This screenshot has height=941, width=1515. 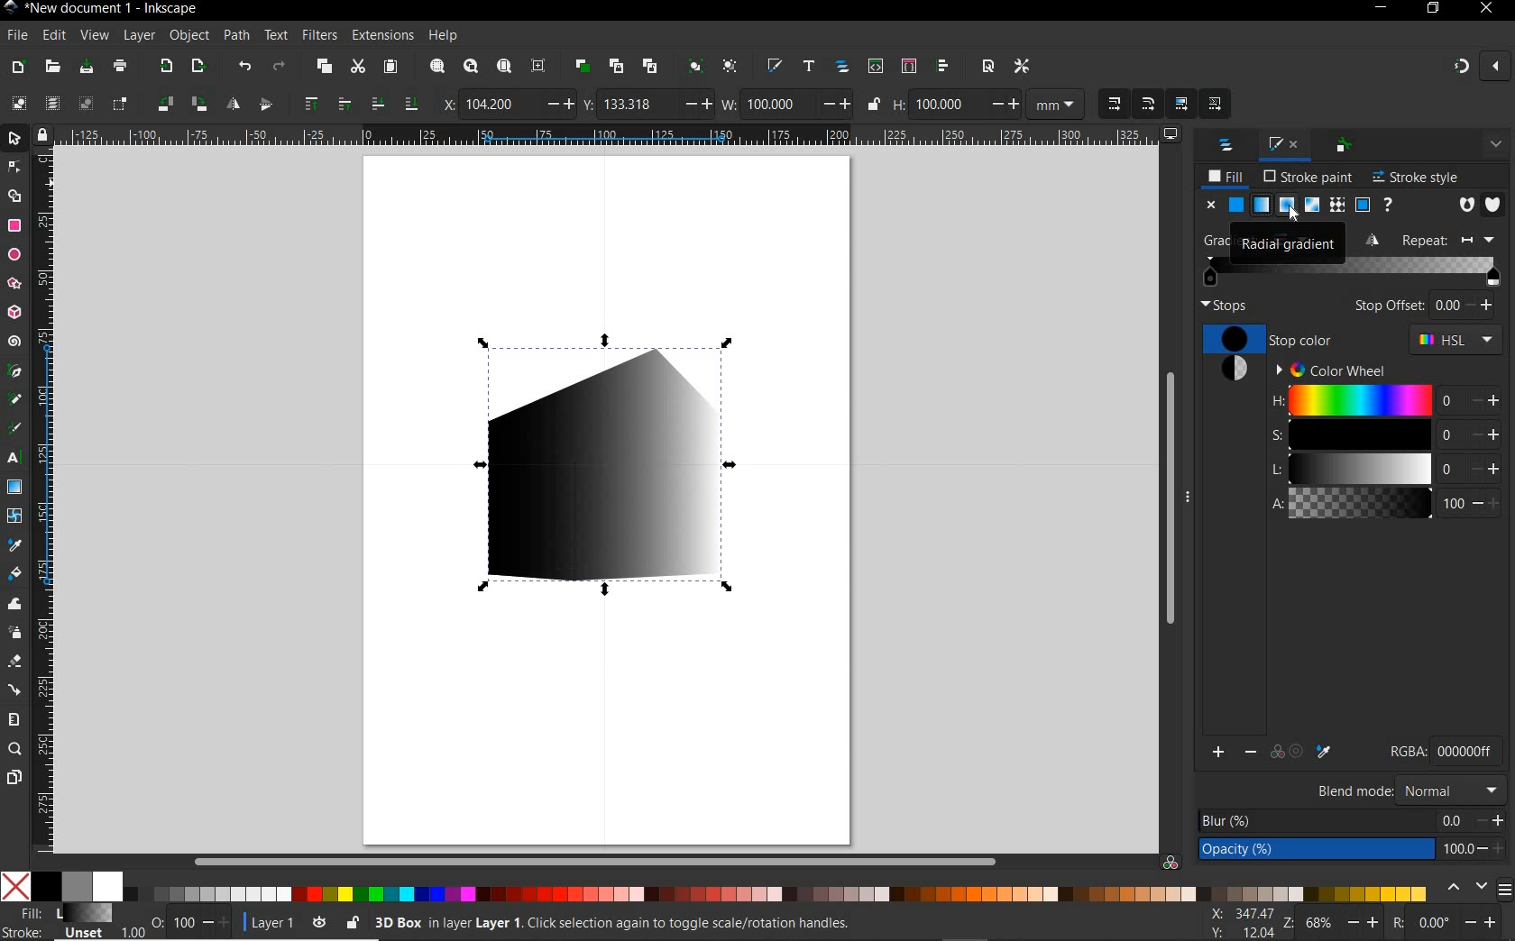 I want to click on computer icon, so click(x=1171, y=133).